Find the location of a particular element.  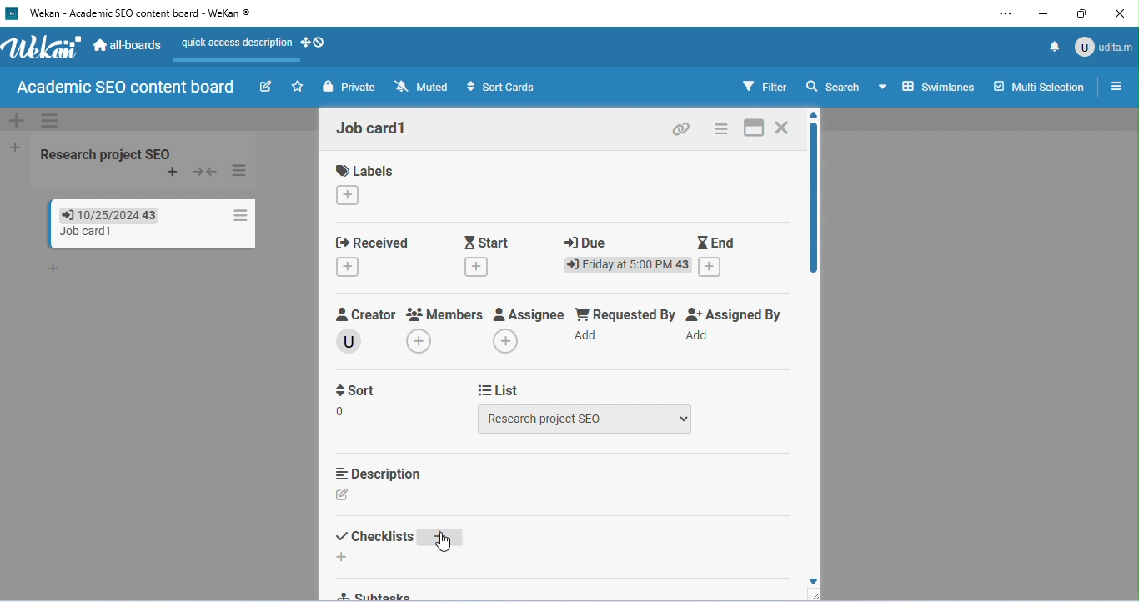

sort cards is located at coordinates (503, 88).